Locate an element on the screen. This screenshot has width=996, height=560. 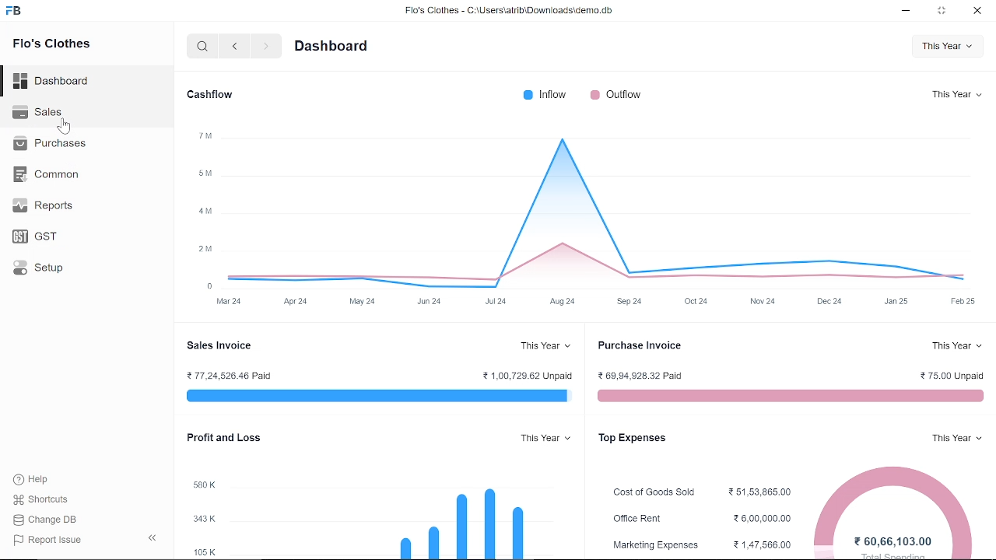
blur line is located at coordinates (378, 397).